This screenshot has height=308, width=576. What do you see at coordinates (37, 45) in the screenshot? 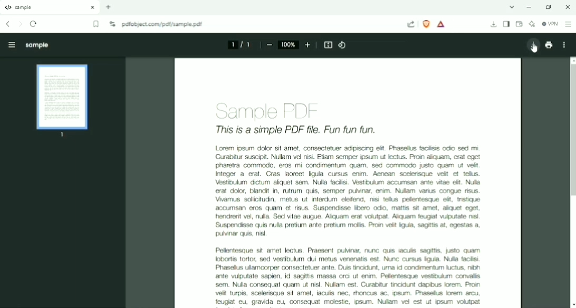
I see `Sample` at bounding box center [37, 45].